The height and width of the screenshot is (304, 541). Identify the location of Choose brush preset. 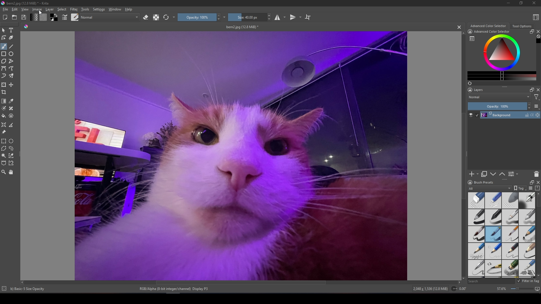
(75, 17).